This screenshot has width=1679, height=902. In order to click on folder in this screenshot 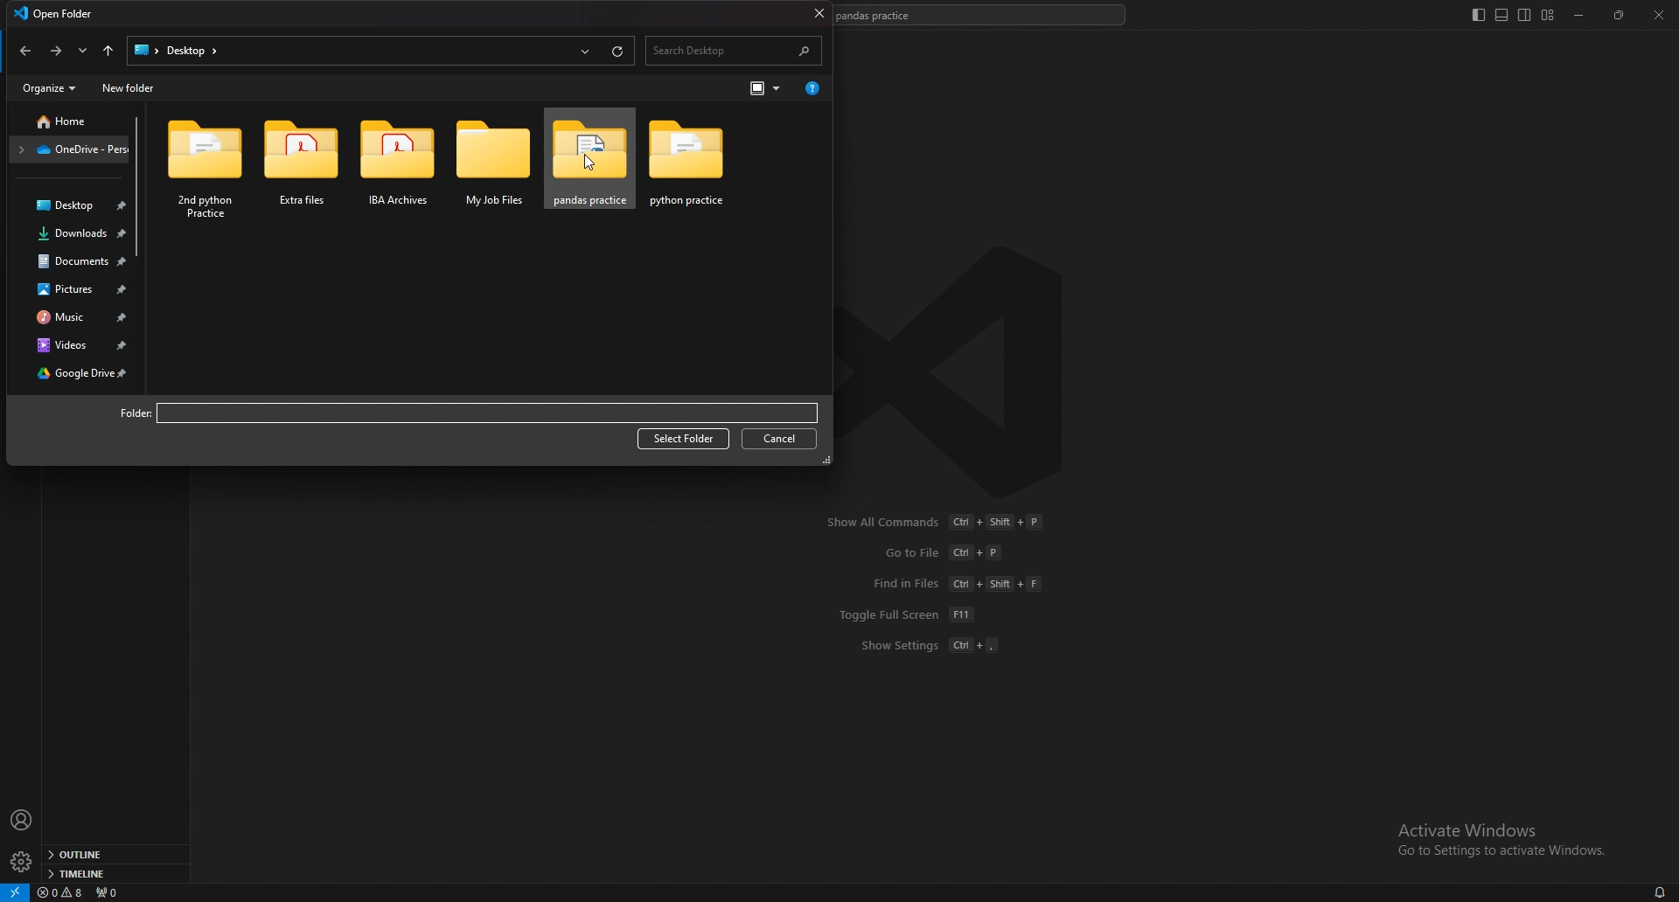, I will do `click(72, 120)`.